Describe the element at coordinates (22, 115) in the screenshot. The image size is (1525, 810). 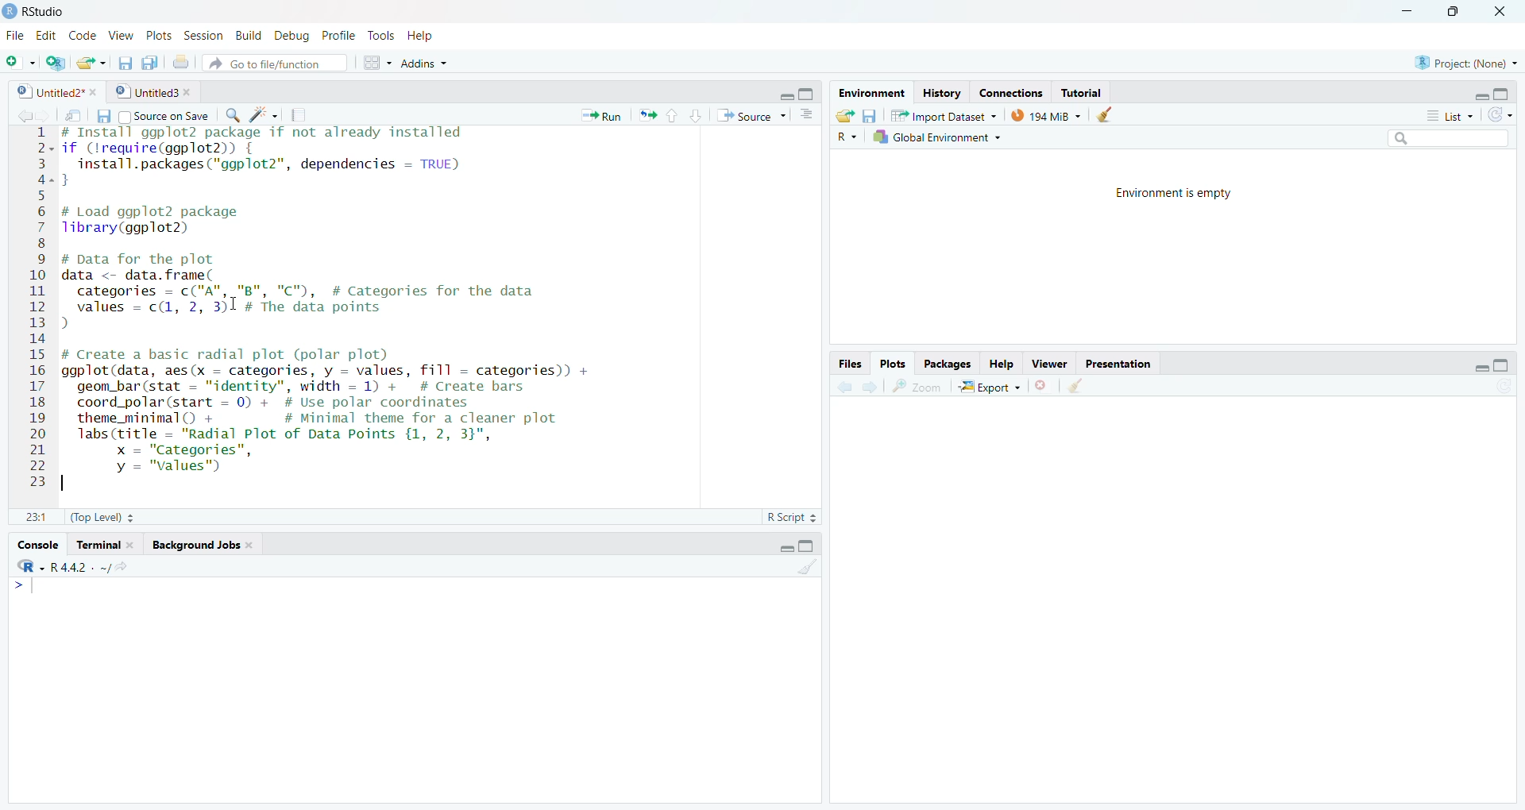
I see `move back` at that location.